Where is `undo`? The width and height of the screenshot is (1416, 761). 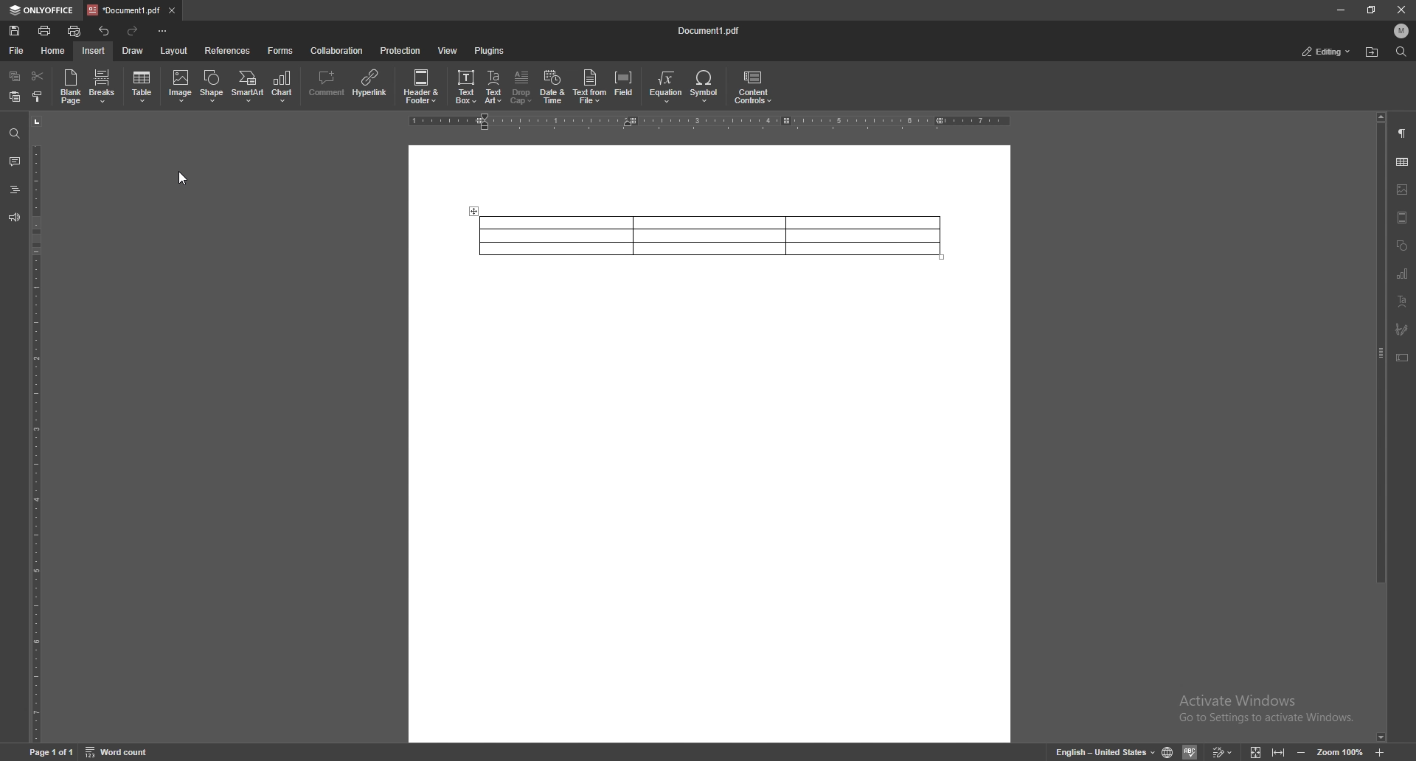 undo is located at coordinates (106, 30).